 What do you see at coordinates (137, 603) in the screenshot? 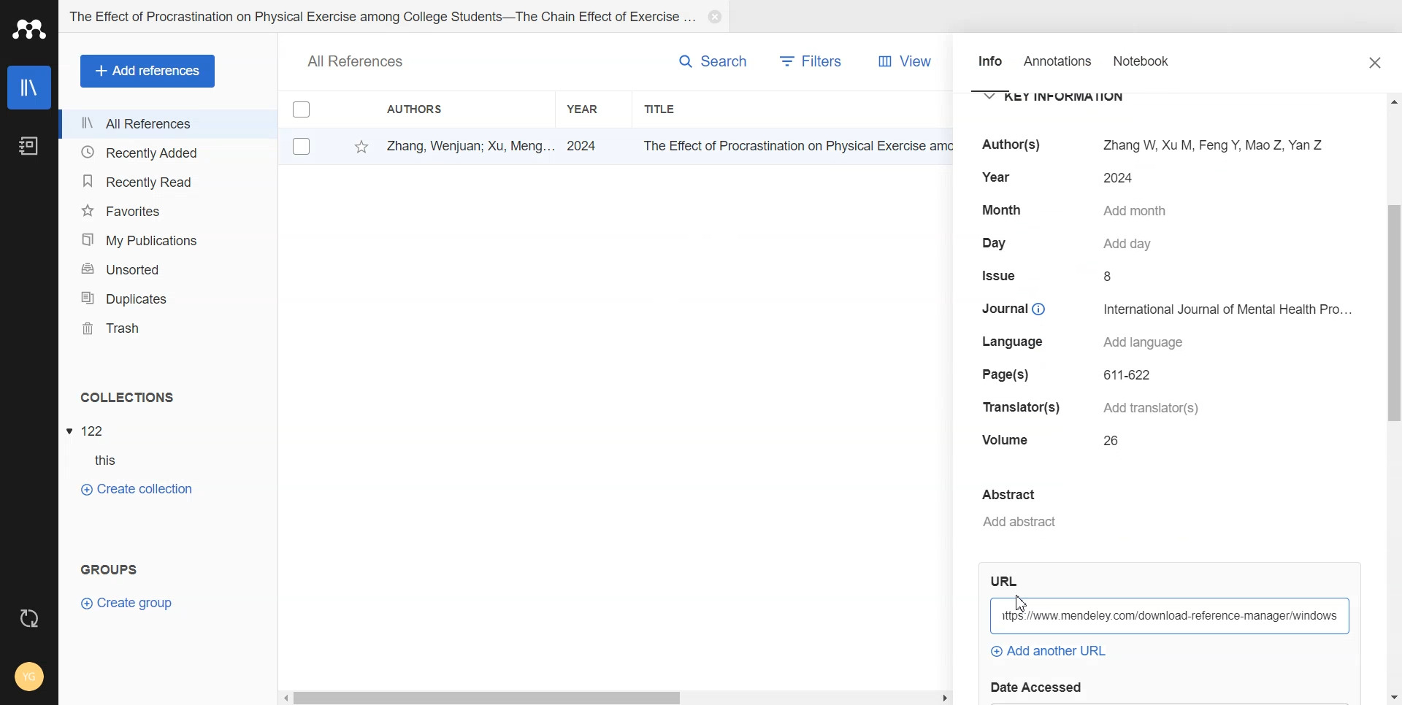
I see `Create Group` at bounding box center [137, 603].